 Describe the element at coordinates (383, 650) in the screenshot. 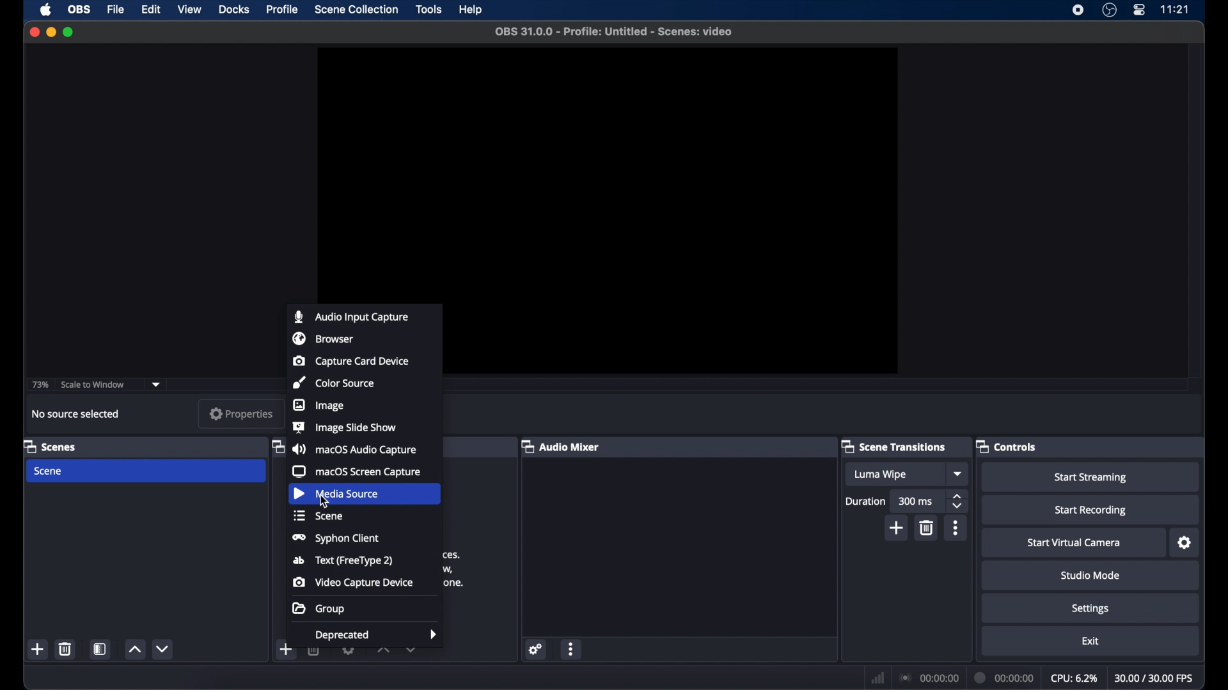

I see `increment` at that location.